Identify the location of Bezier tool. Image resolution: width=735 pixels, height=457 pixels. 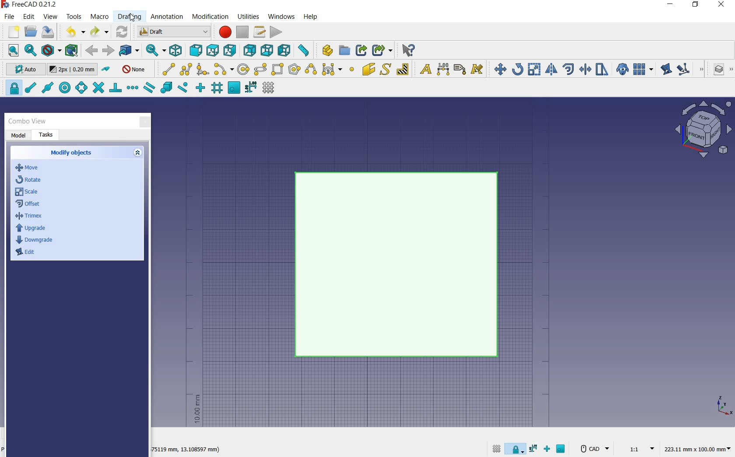
(331, 71).